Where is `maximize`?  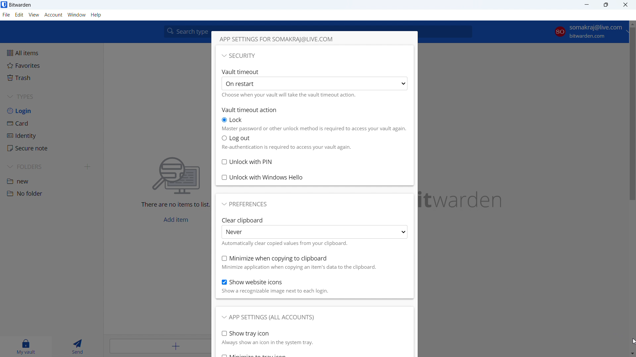 maximize is located at coordinates (606, 5).